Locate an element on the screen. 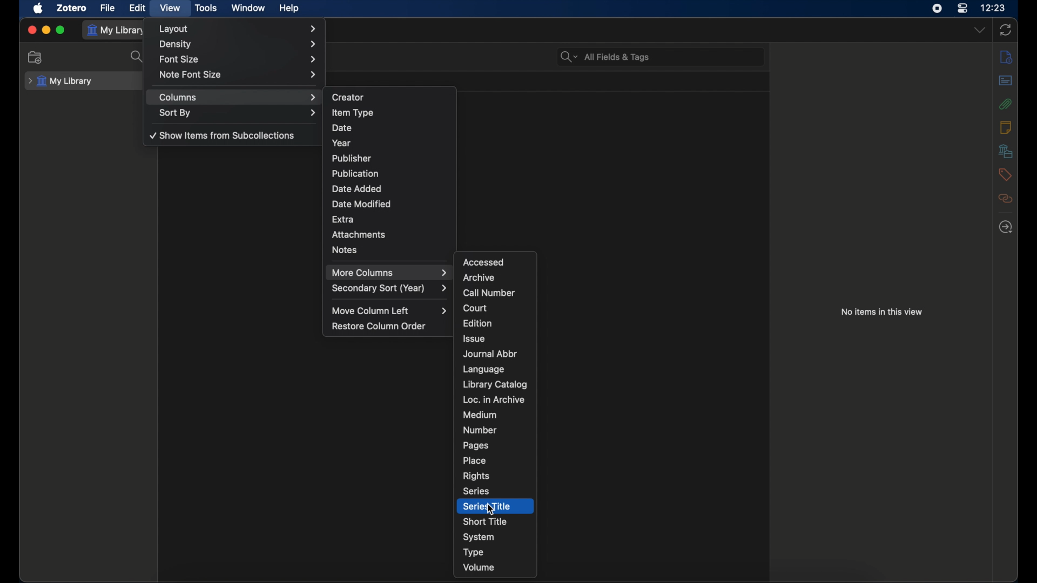 This screenshot has width=1037, height=583. series title is located at coordinates (487, 506).